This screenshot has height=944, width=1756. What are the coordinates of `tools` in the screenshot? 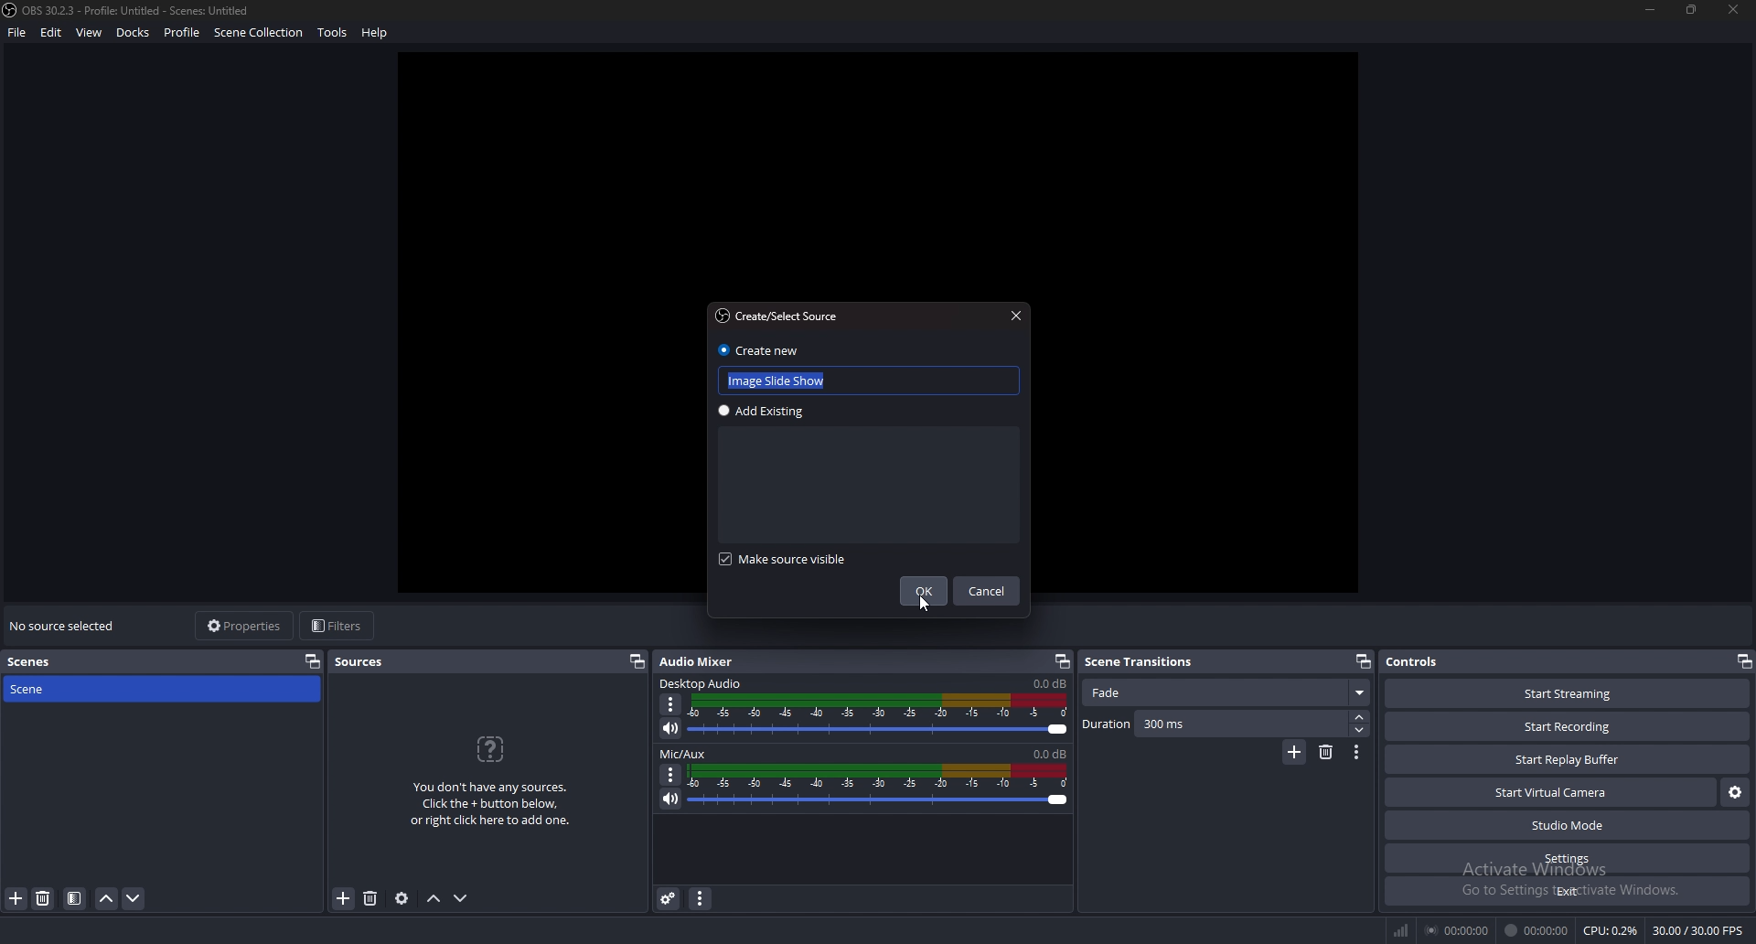 It's located at (334, 32).